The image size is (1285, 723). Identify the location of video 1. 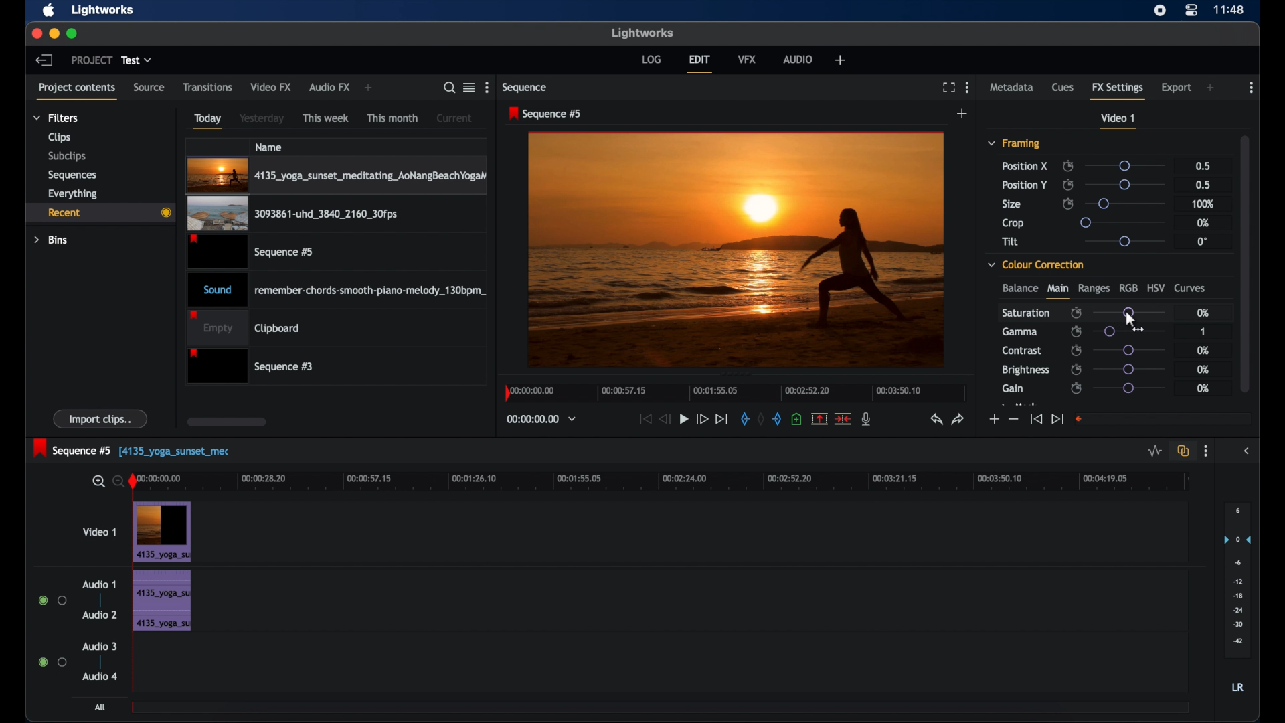
(99, 532).